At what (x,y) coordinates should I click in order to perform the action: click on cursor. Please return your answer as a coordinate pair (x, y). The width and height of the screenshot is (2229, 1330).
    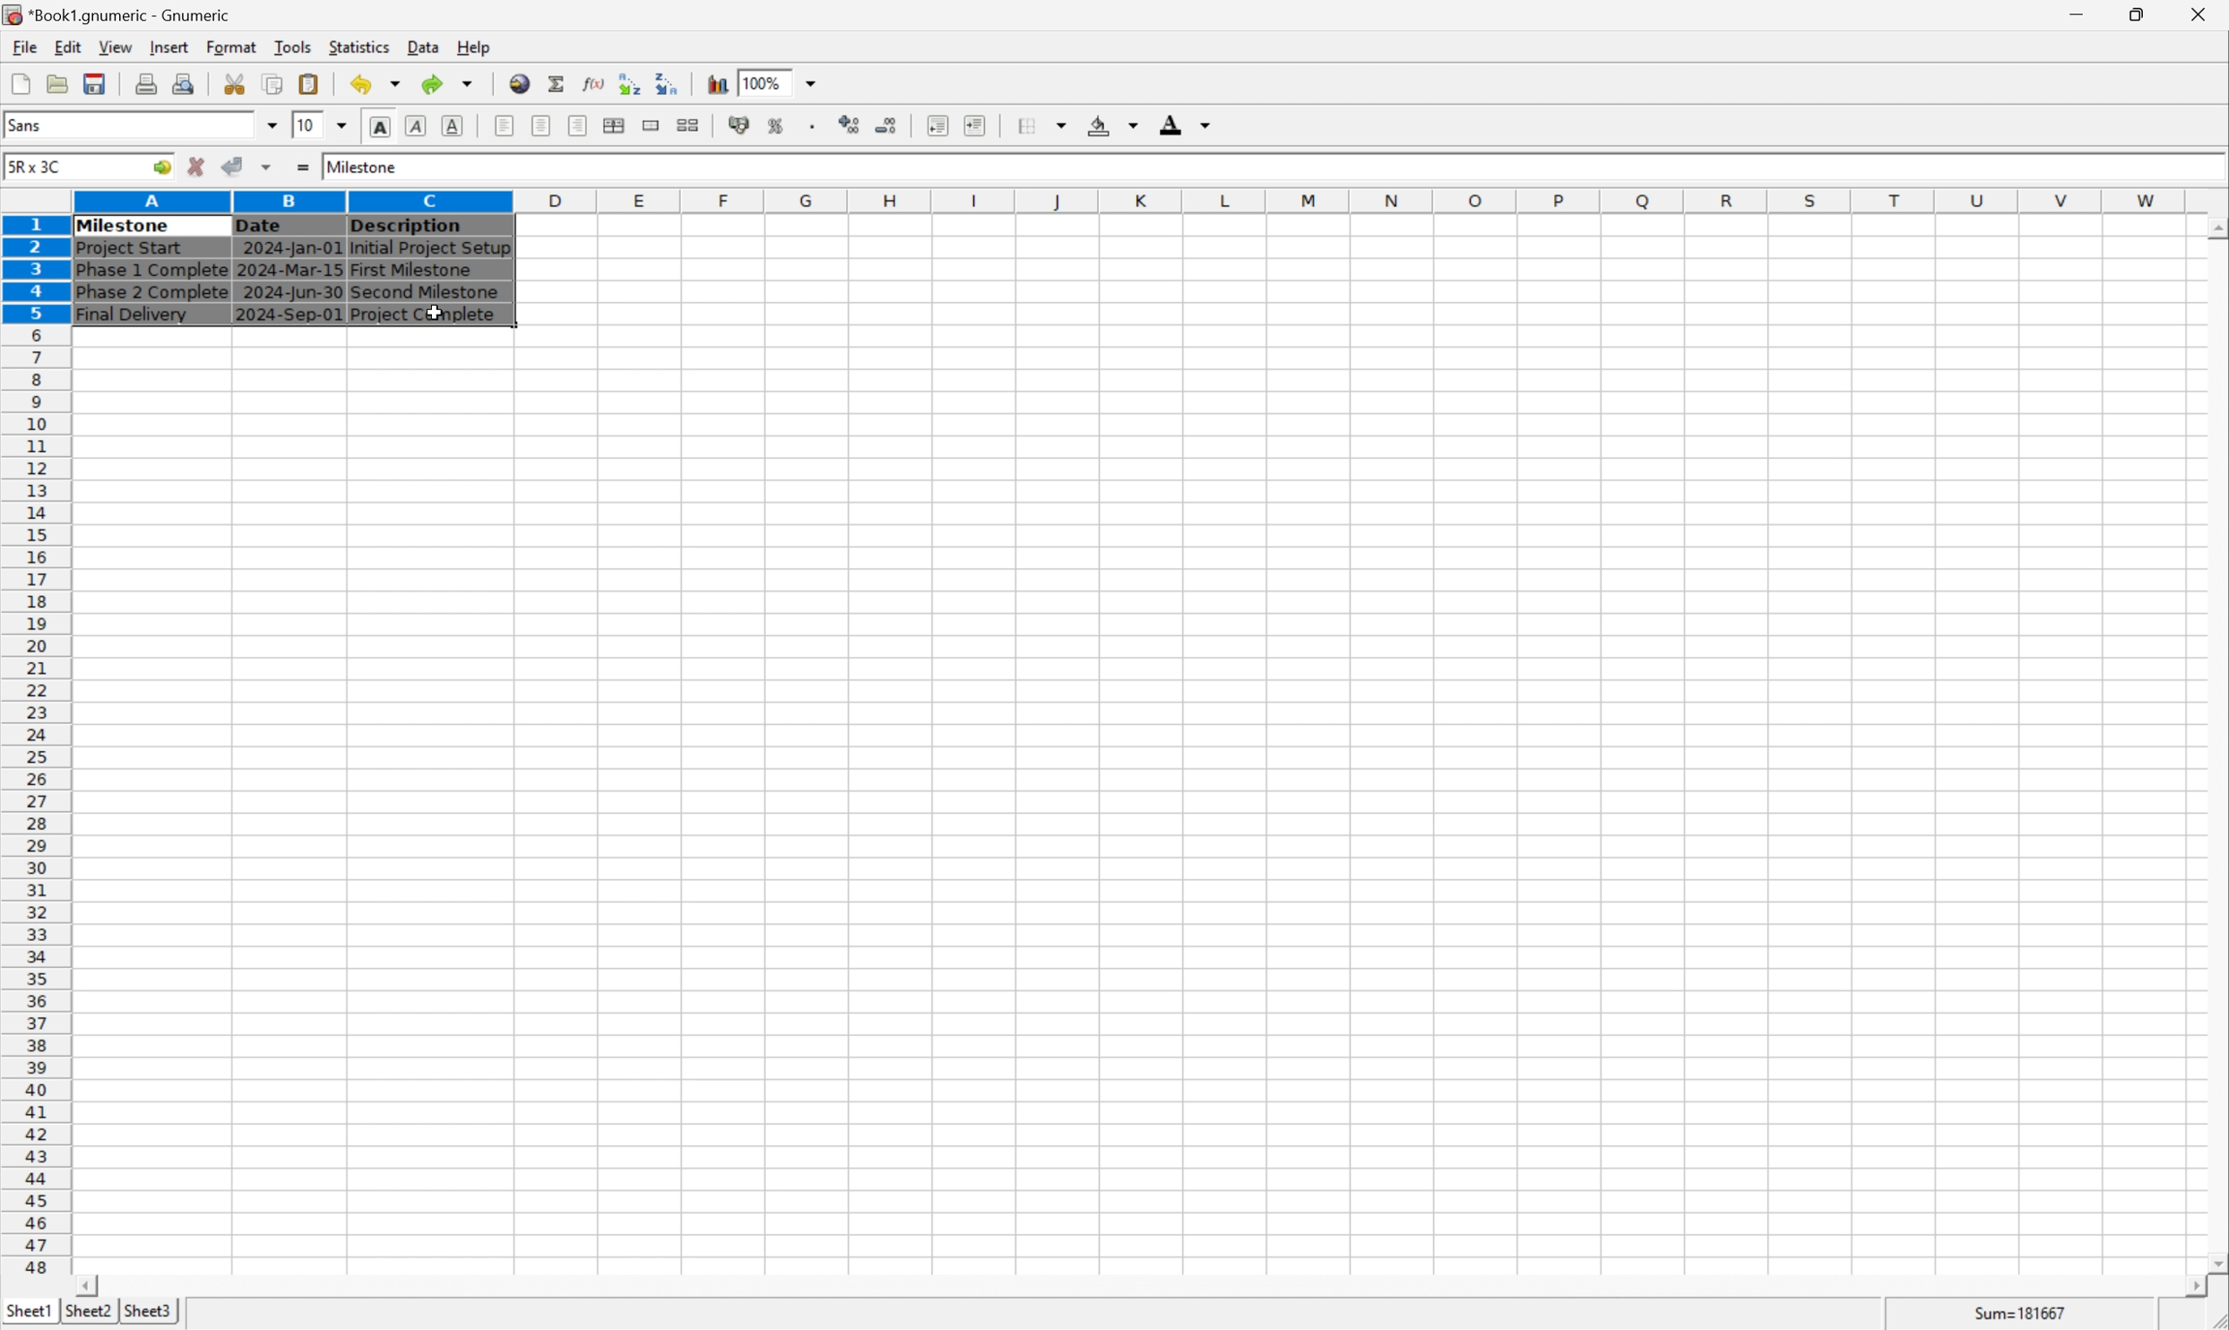
    Looking at the image, I should click on (434, 312).